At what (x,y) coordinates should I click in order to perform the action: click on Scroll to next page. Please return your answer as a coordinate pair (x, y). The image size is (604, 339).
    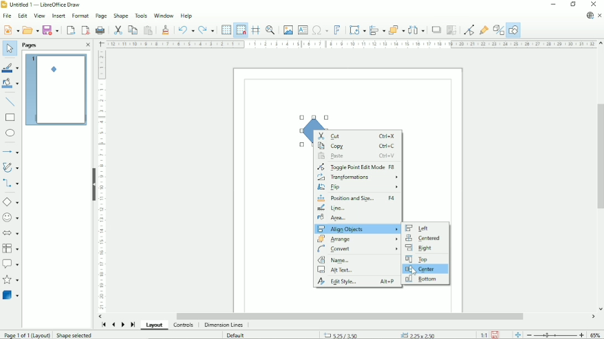
    Looking at the image, I should click on (122, 324).